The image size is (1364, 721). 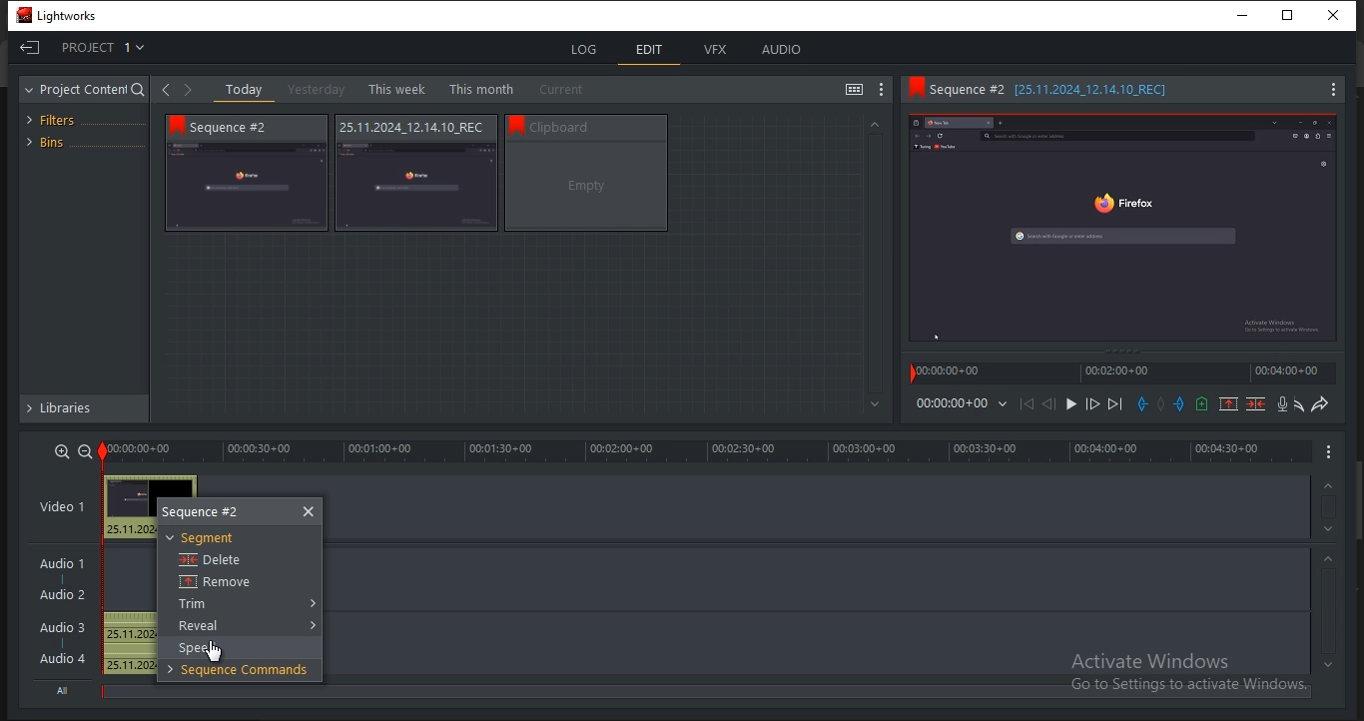 I want to click on zoom in, so click(x=62, y=452).